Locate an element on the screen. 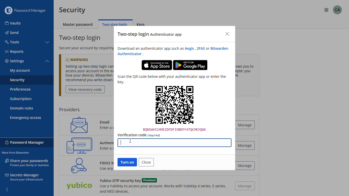  security is located at coordinates (72, 10).